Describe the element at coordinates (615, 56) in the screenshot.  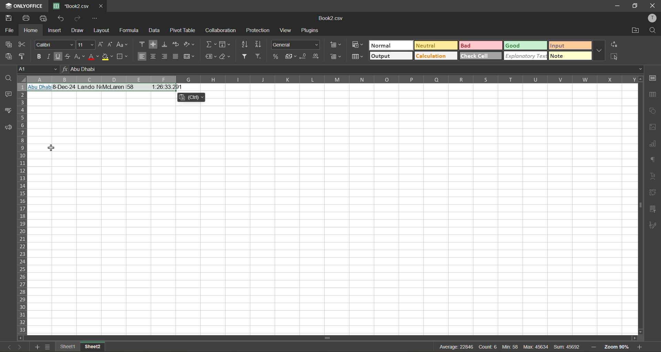
I see `select all` at that location.